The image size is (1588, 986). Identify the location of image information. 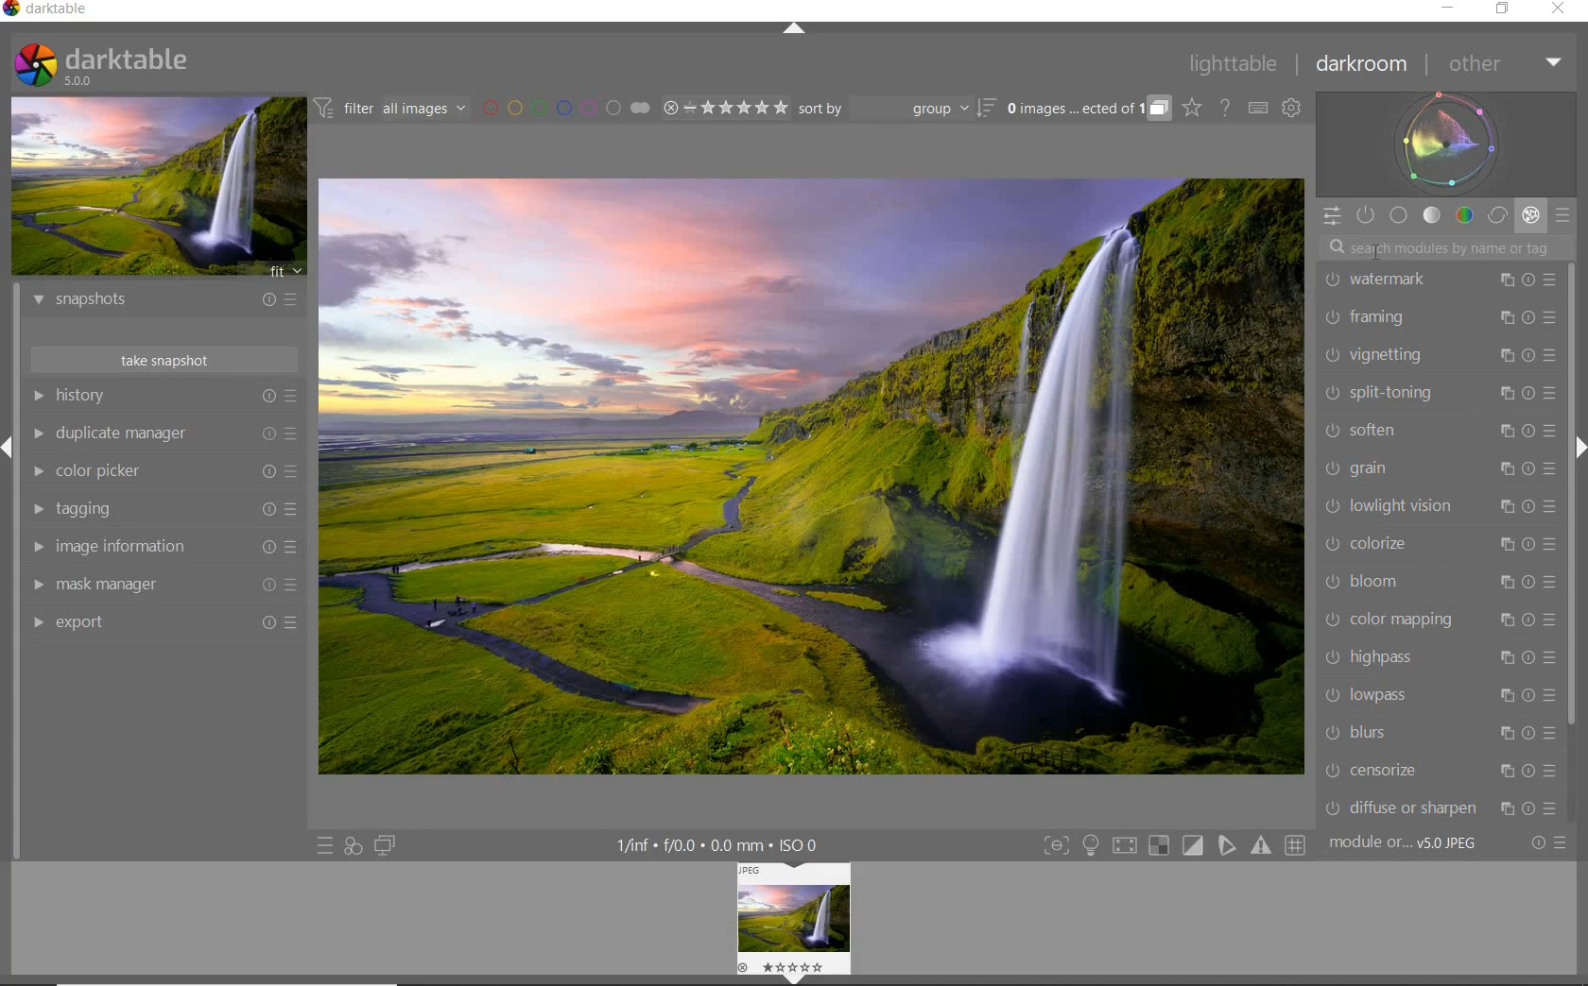
(163, 547).